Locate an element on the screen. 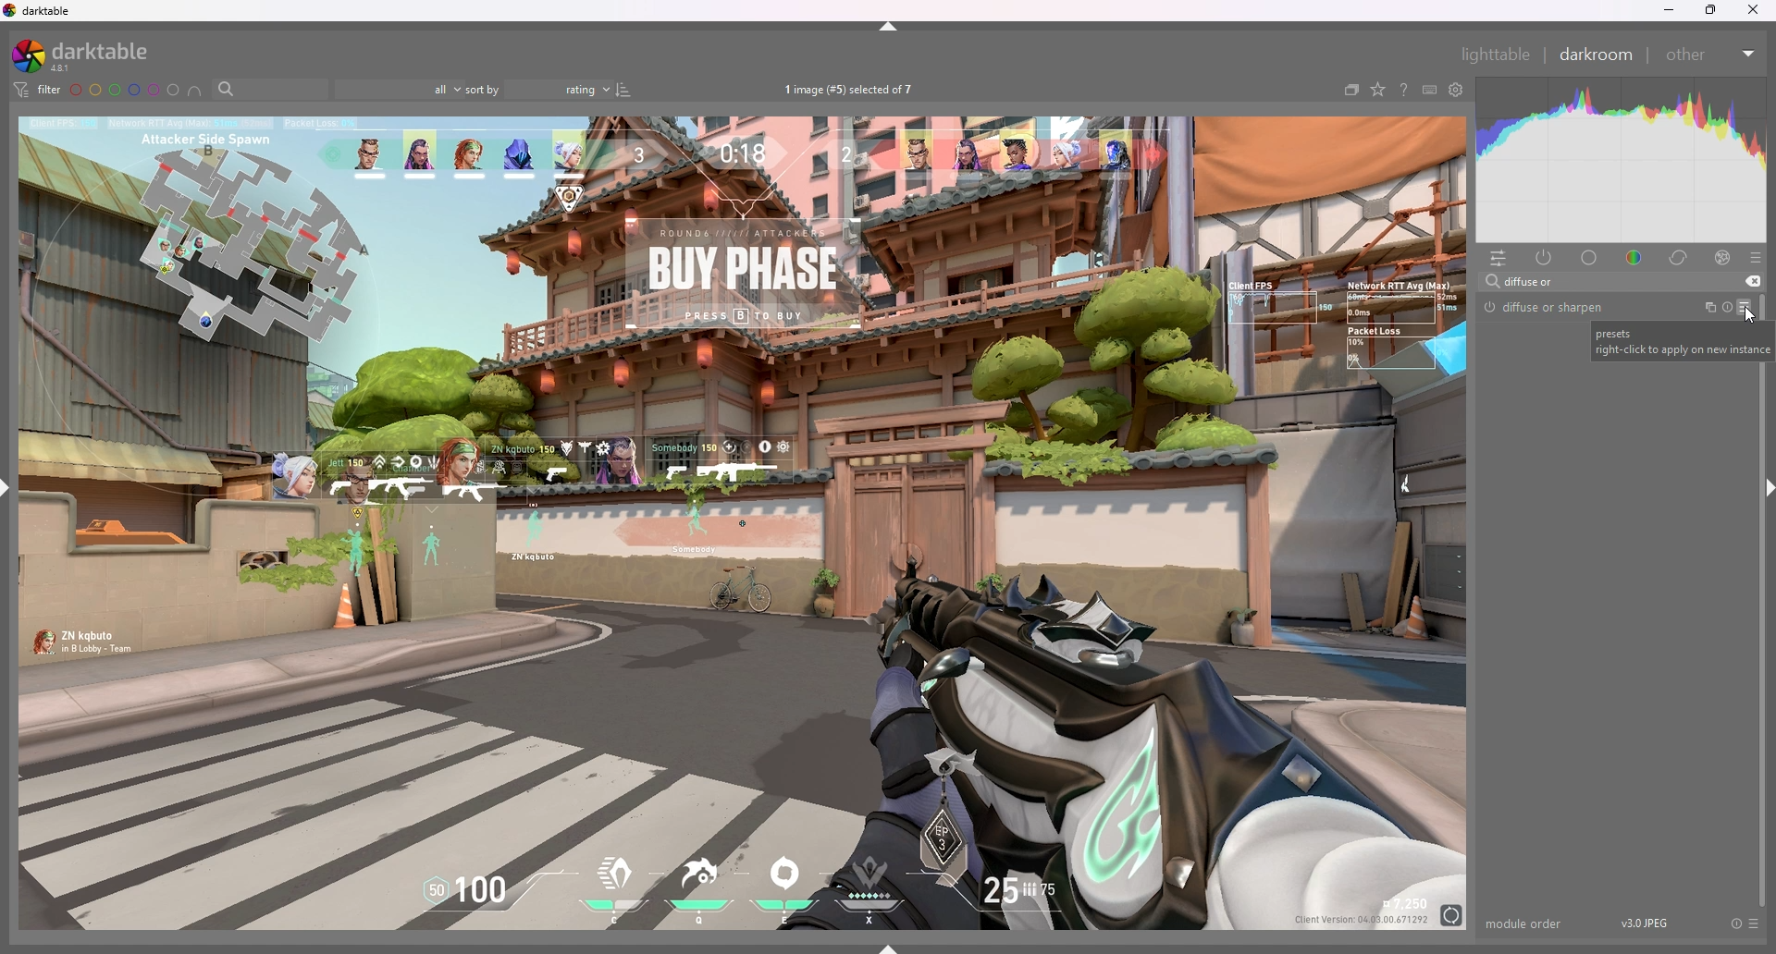 This screenshot has width=1776, height=954. base is located at coordinates (1591, 257).